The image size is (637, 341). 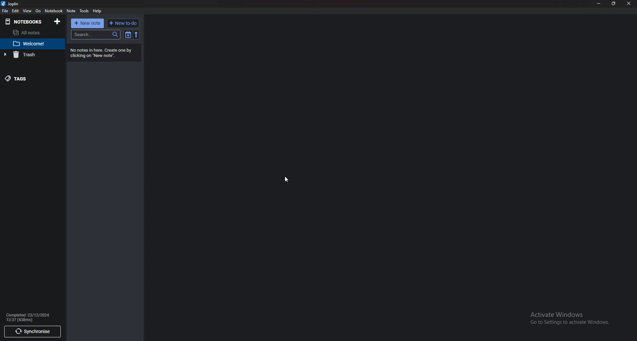 I want to click on search, so click(x=95, y=35).